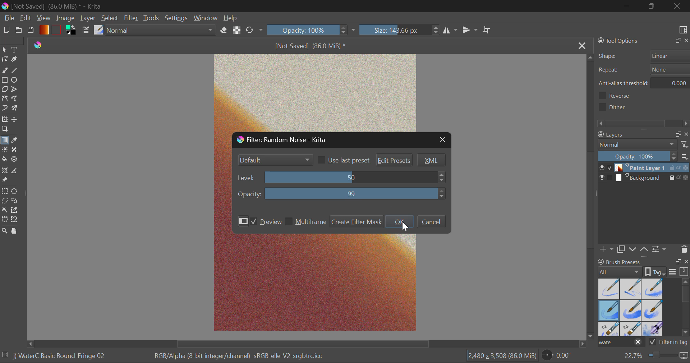  I want to click on Window Title, so click(285, 141).